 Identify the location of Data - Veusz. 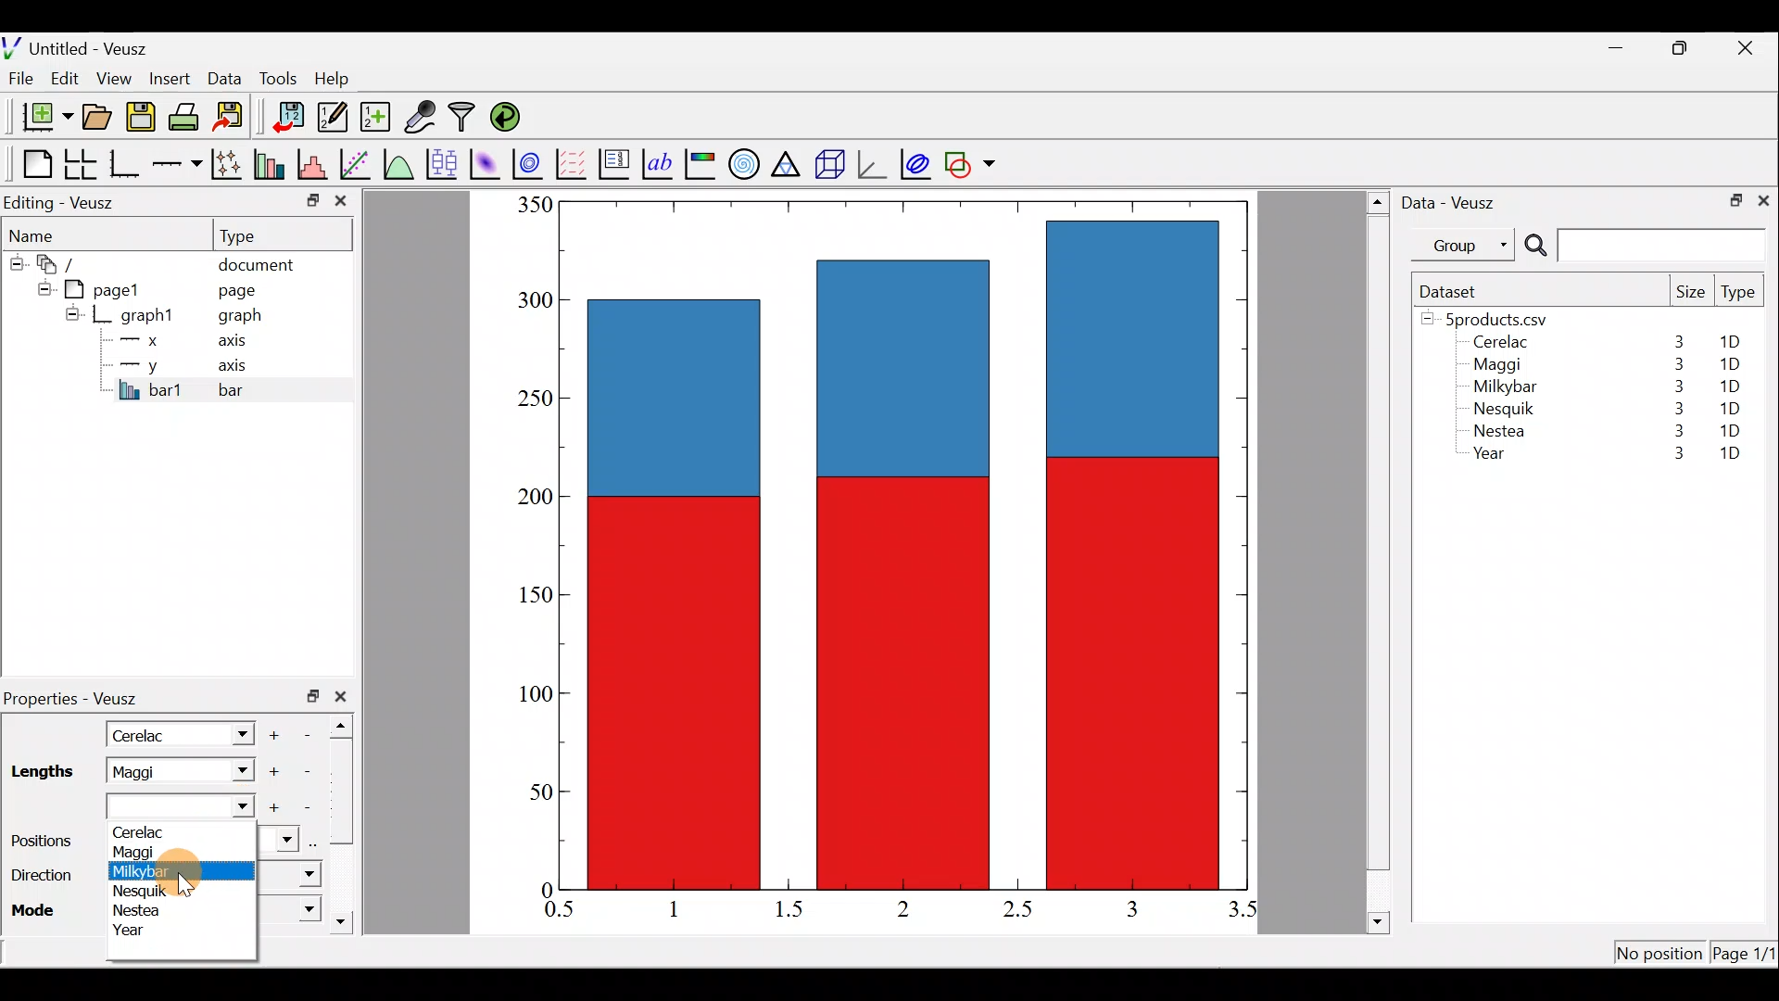
(1453, 200).